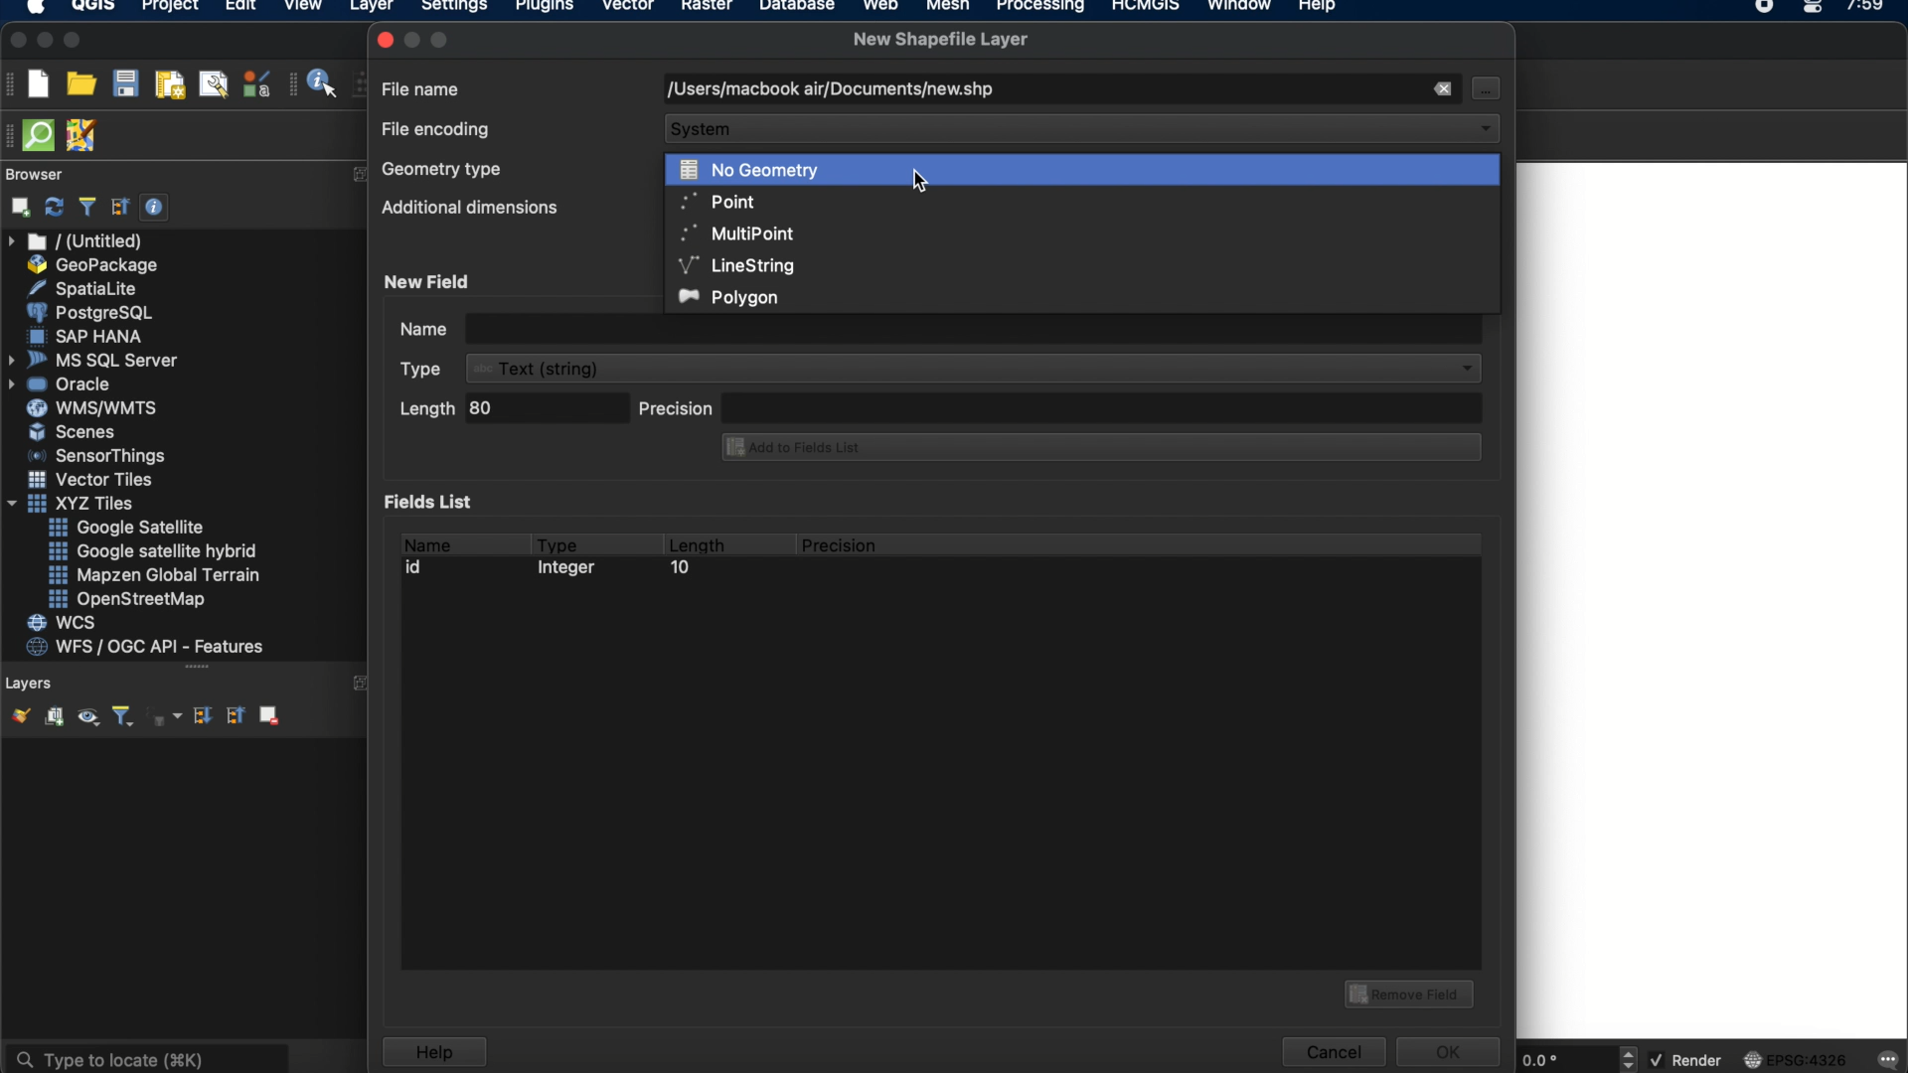 The width and height of the screenshot is (1908, 1073). Describe the element at coordinates (1045, 8) in the screenshot. I see `processing` at that location.